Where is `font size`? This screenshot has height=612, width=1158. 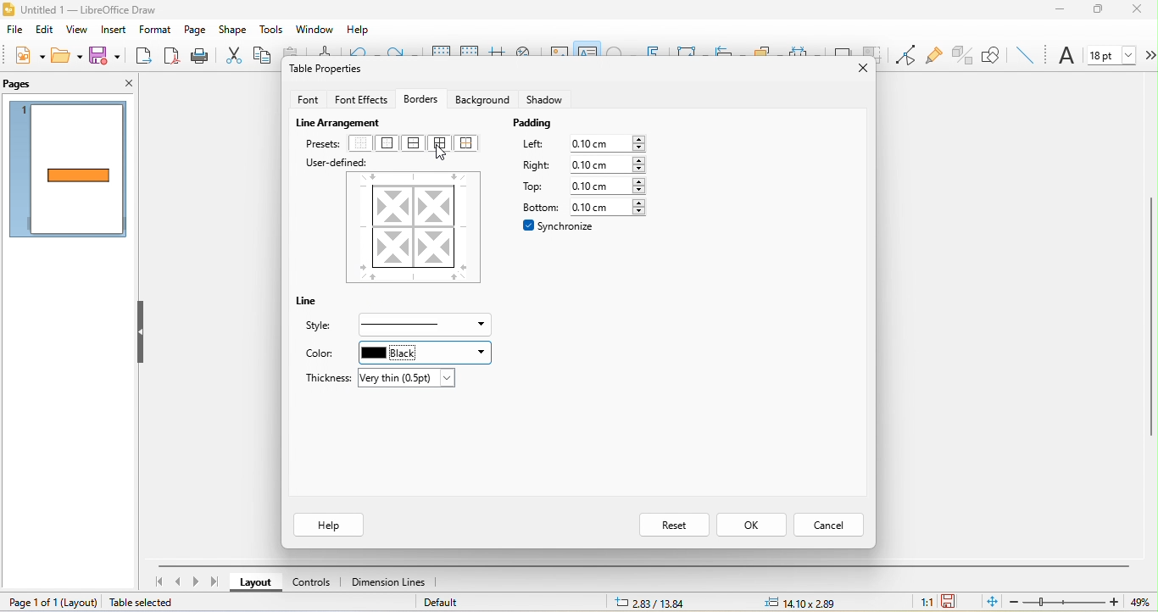
font size is located at coordinates (1112, 54).